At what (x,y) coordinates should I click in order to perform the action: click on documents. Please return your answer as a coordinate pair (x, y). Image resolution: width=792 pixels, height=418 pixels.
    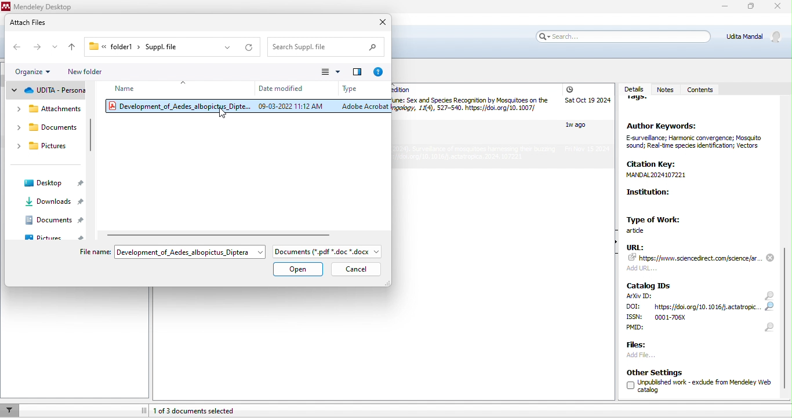
    Looking at the image, I should click on (43, 126).